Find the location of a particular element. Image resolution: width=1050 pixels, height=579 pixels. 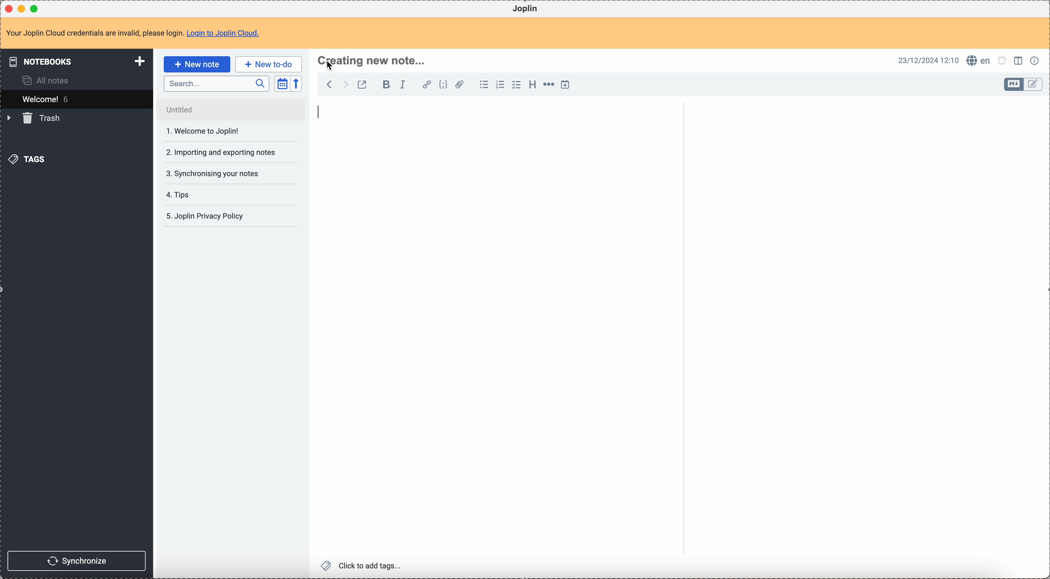

5. Joplin privacy policy is located at coordinates (206, 217).